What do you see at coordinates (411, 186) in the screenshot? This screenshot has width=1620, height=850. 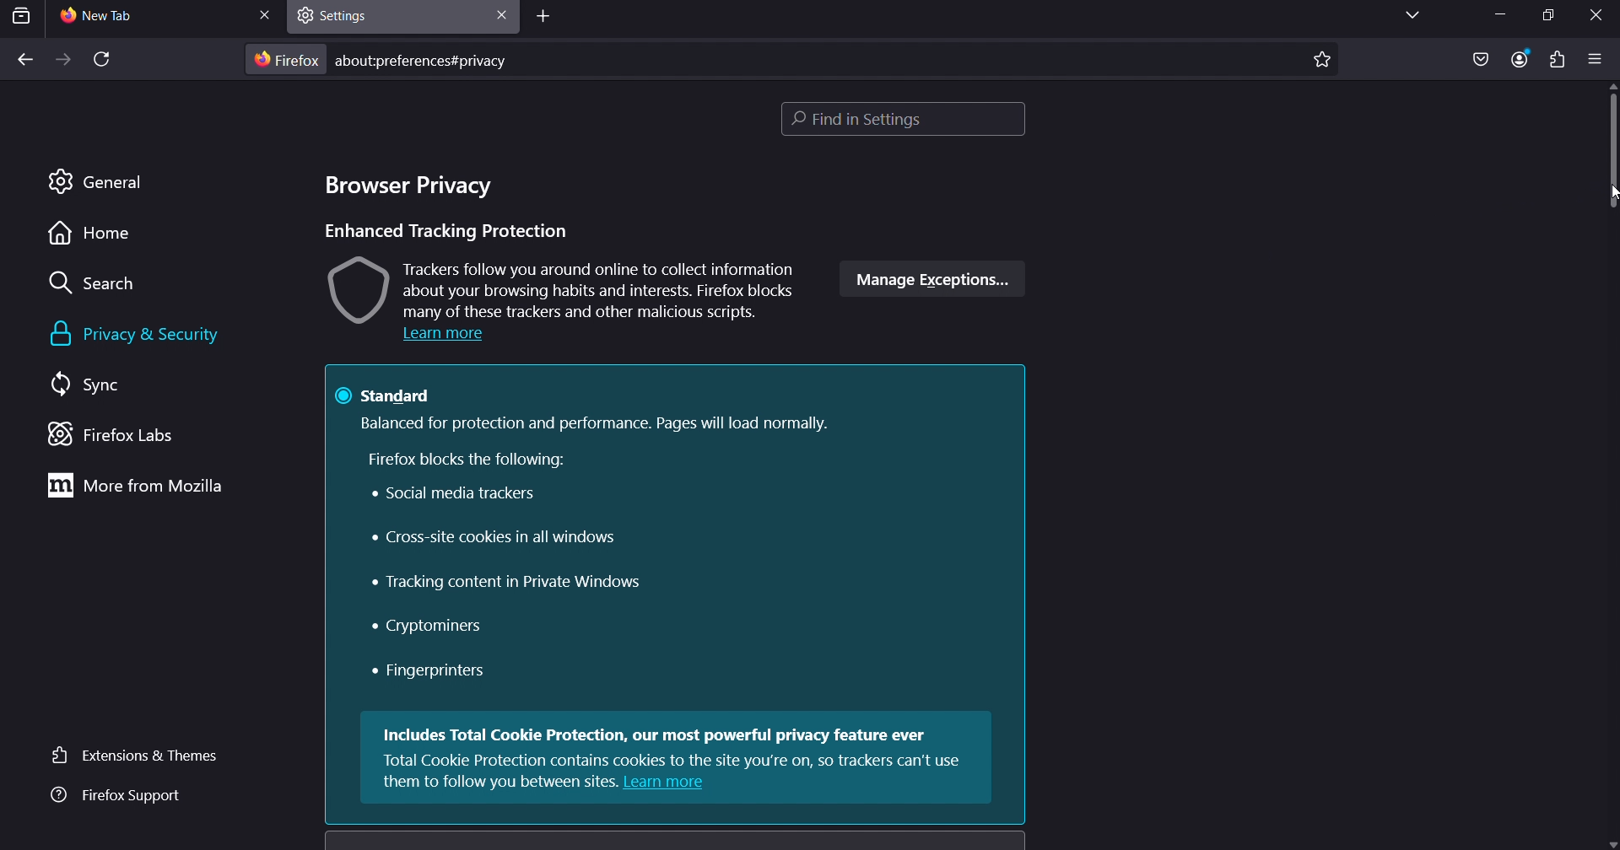 I see `browser privacy` at bounding box center [411, 186].